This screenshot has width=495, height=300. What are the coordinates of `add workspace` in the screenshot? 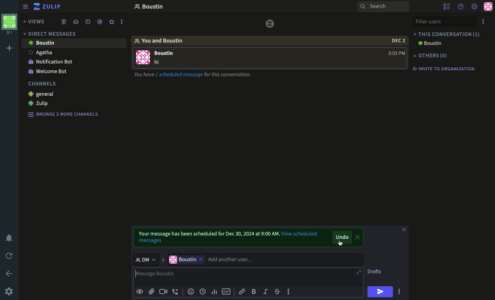 It's located at (10, 47).